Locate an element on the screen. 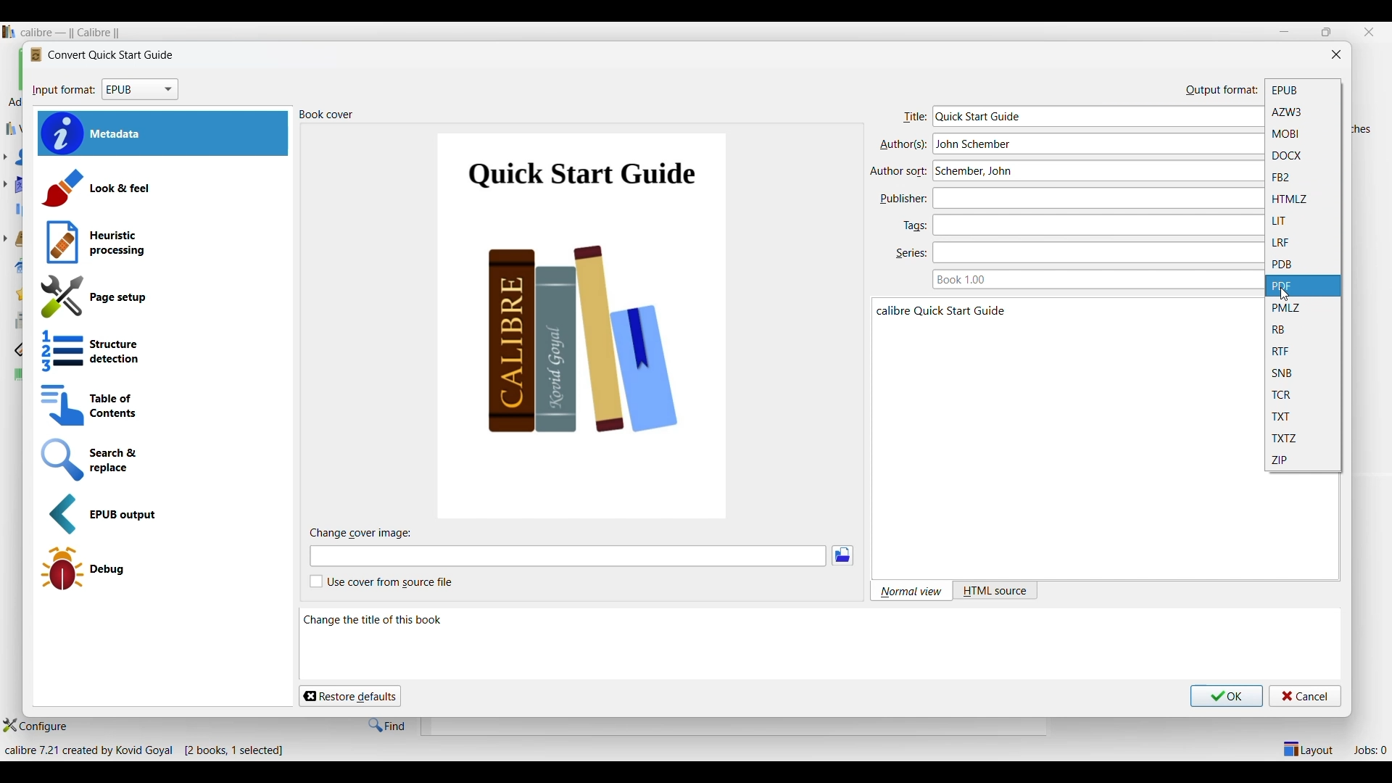 This screenshot has width=1392, height=783. ZIP is located at coordinates (1303, 460).